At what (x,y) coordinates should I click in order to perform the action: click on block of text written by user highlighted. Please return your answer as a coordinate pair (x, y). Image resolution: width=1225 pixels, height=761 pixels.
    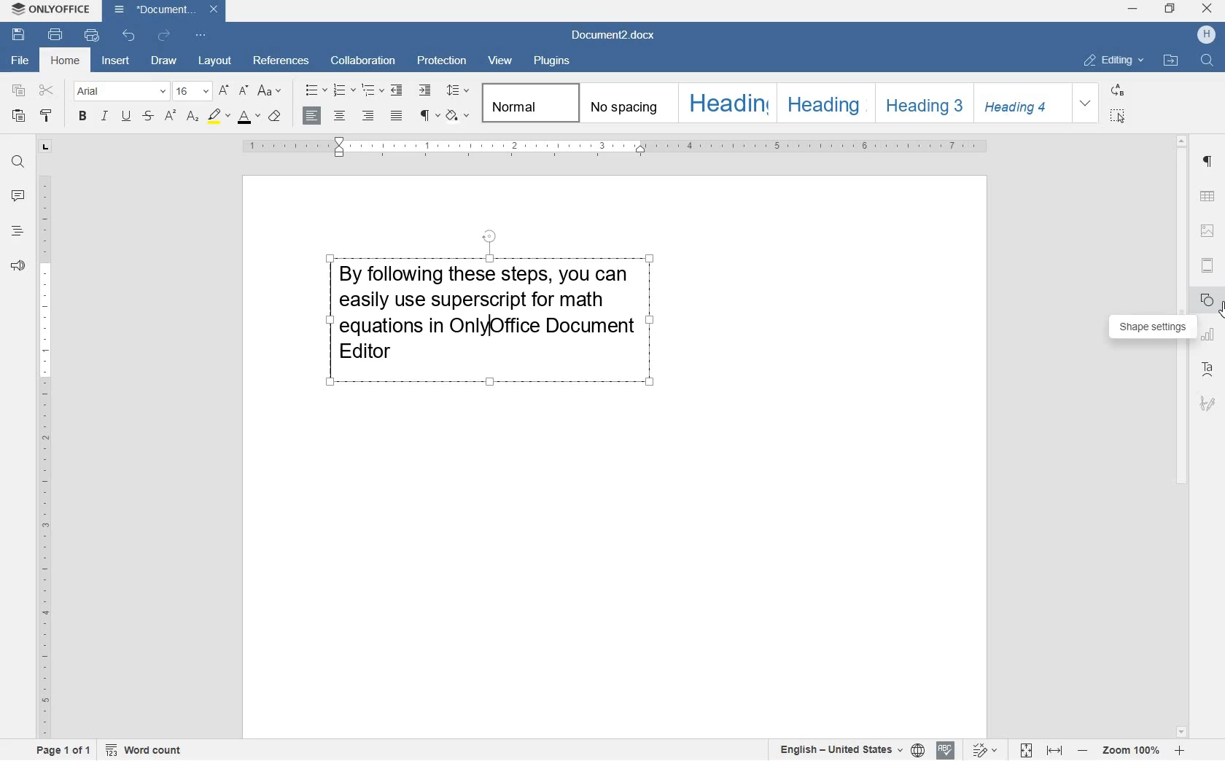
    Looking at the image, I should click on (490, 309).